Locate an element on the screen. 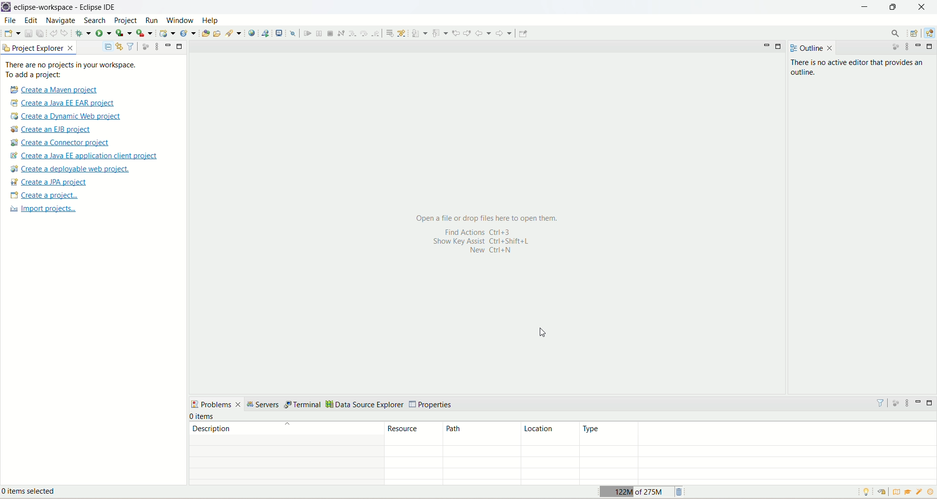 This screenshot has height=499, width=937. edit is located at coordinates (31, 21).